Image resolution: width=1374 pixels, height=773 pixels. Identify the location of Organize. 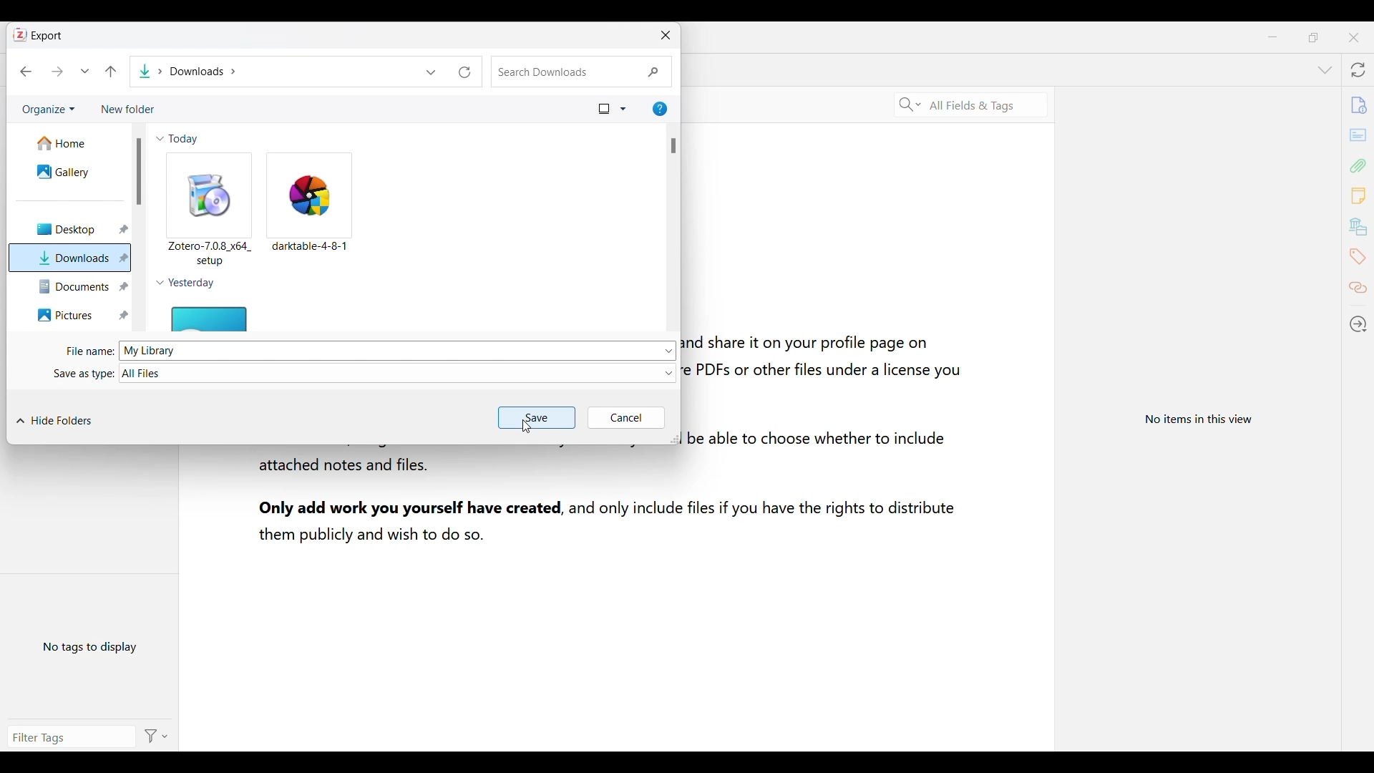
(48, 110).